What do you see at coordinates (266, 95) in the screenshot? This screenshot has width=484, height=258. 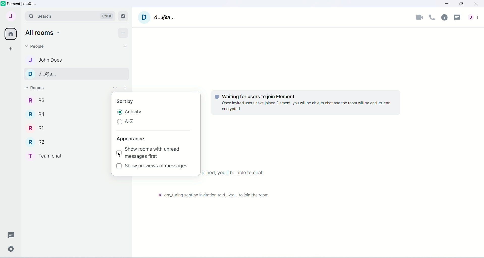 I see `waiting for users to join element` at bounding box center [266, 95].